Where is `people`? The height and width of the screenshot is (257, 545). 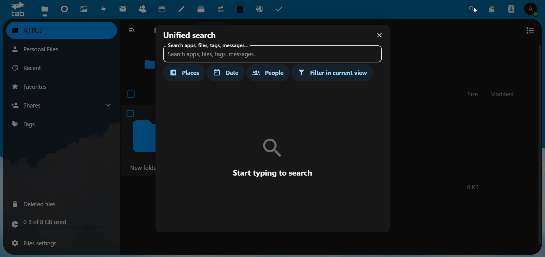
people is located at coordinates (267, 72).